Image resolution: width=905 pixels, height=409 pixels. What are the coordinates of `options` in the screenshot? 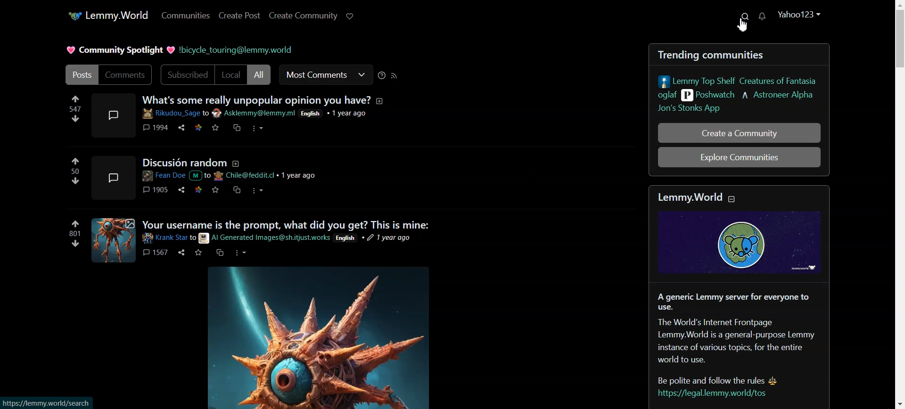 It's located at (239, 253).